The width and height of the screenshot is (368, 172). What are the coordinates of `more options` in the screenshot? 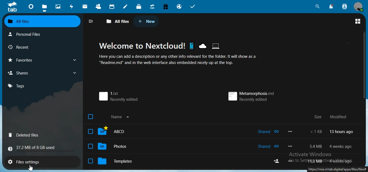 It's located at (291, 132).